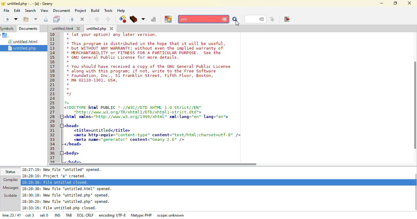  I want to click on open from templates, so click(16, 19).